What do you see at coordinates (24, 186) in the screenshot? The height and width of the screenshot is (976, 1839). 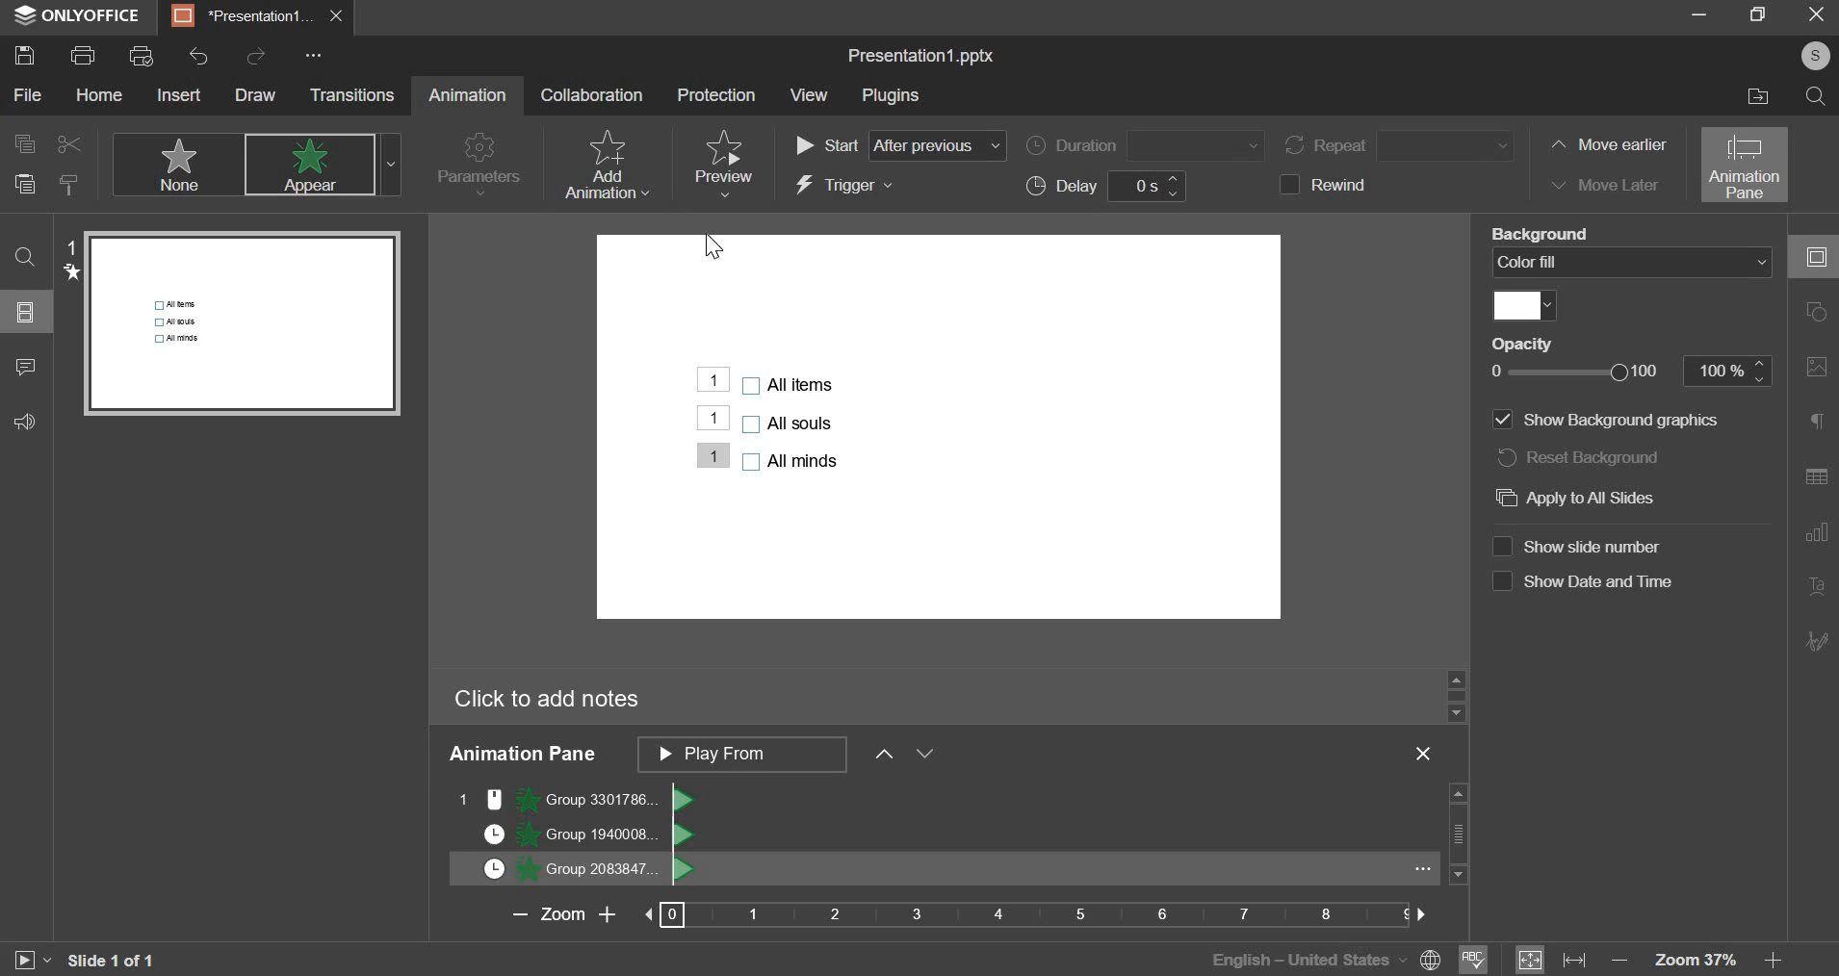 I see `paste` at bounding box center [24, 186].